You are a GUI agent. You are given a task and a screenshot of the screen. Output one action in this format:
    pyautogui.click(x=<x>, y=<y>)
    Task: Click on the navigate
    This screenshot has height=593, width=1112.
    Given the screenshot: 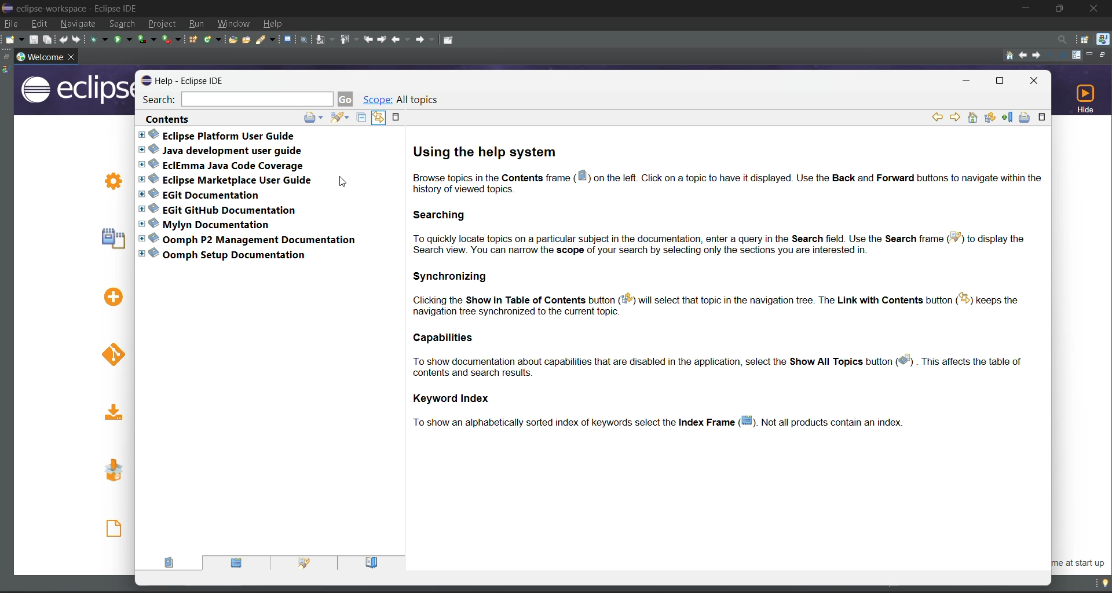 What is the action you would take?
    pyautogui.click(x=81, y=24)
    